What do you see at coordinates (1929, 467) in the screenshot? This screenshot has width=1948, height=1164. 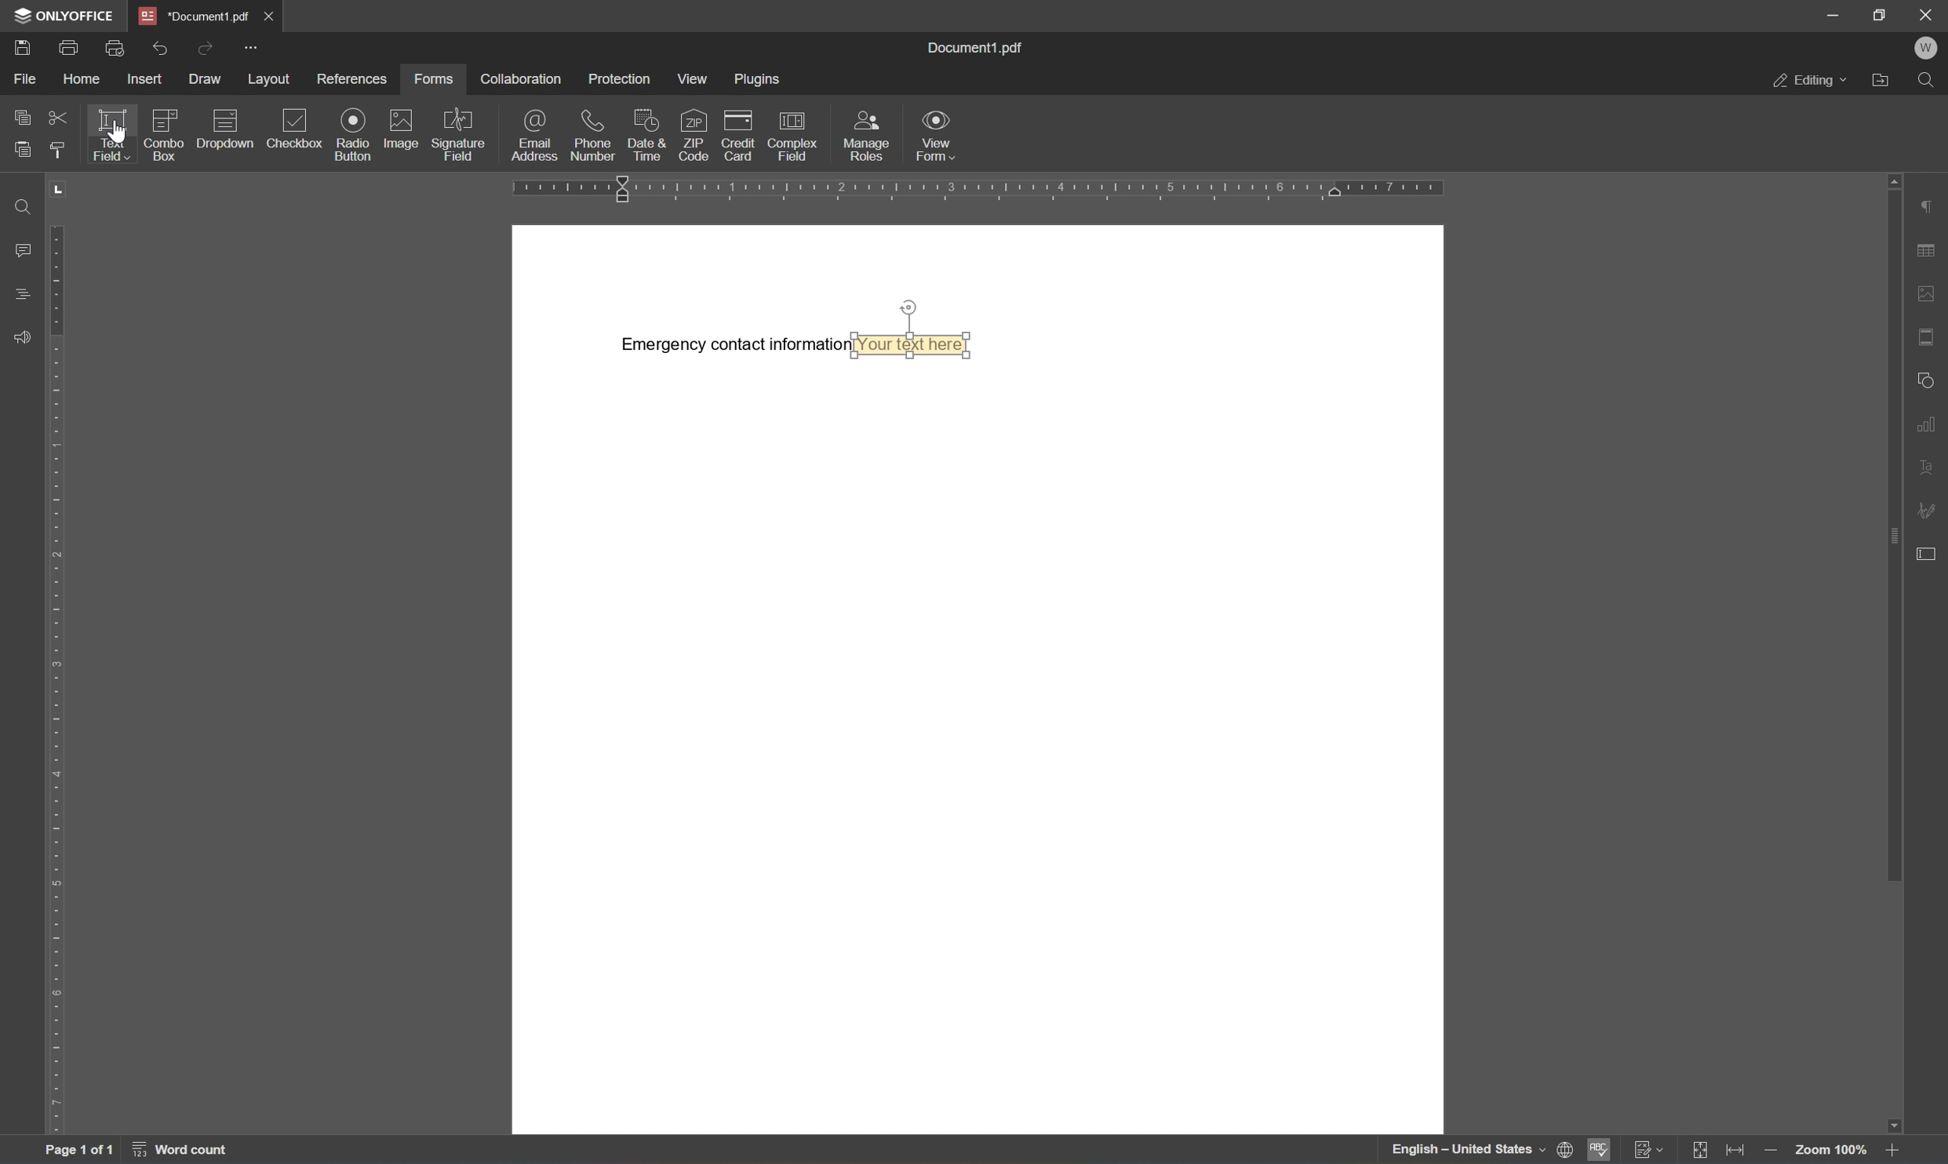 I see `text art settings` at bounding box center [1929, 467].